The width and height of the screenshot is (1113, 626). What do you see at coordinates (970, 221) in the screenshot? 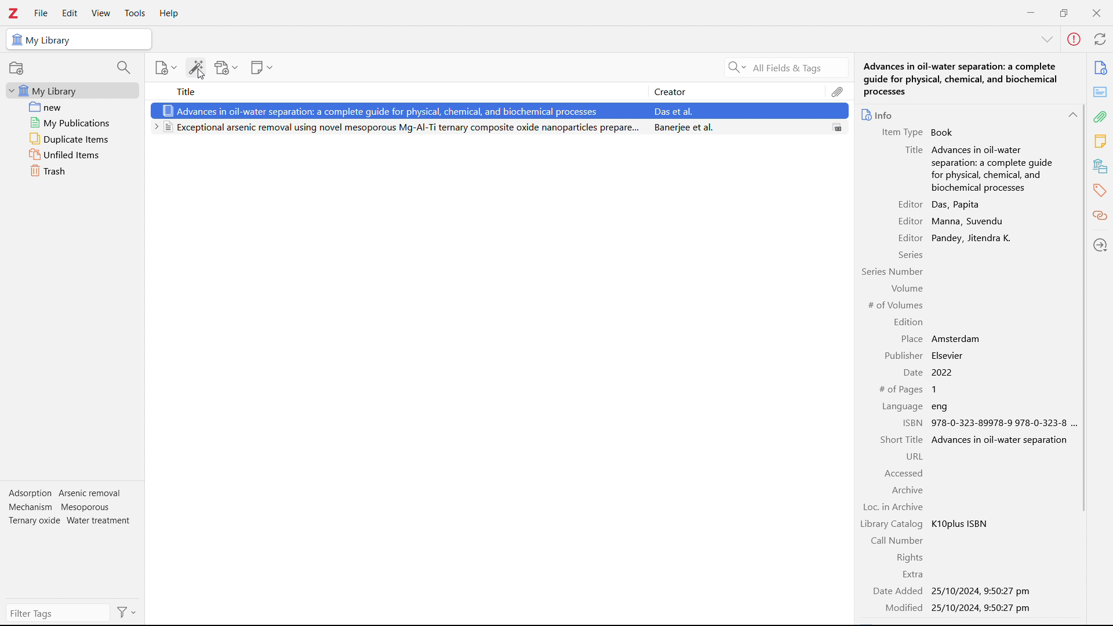
I see `Manna, Suvendu` at bounding box center [970, 221].